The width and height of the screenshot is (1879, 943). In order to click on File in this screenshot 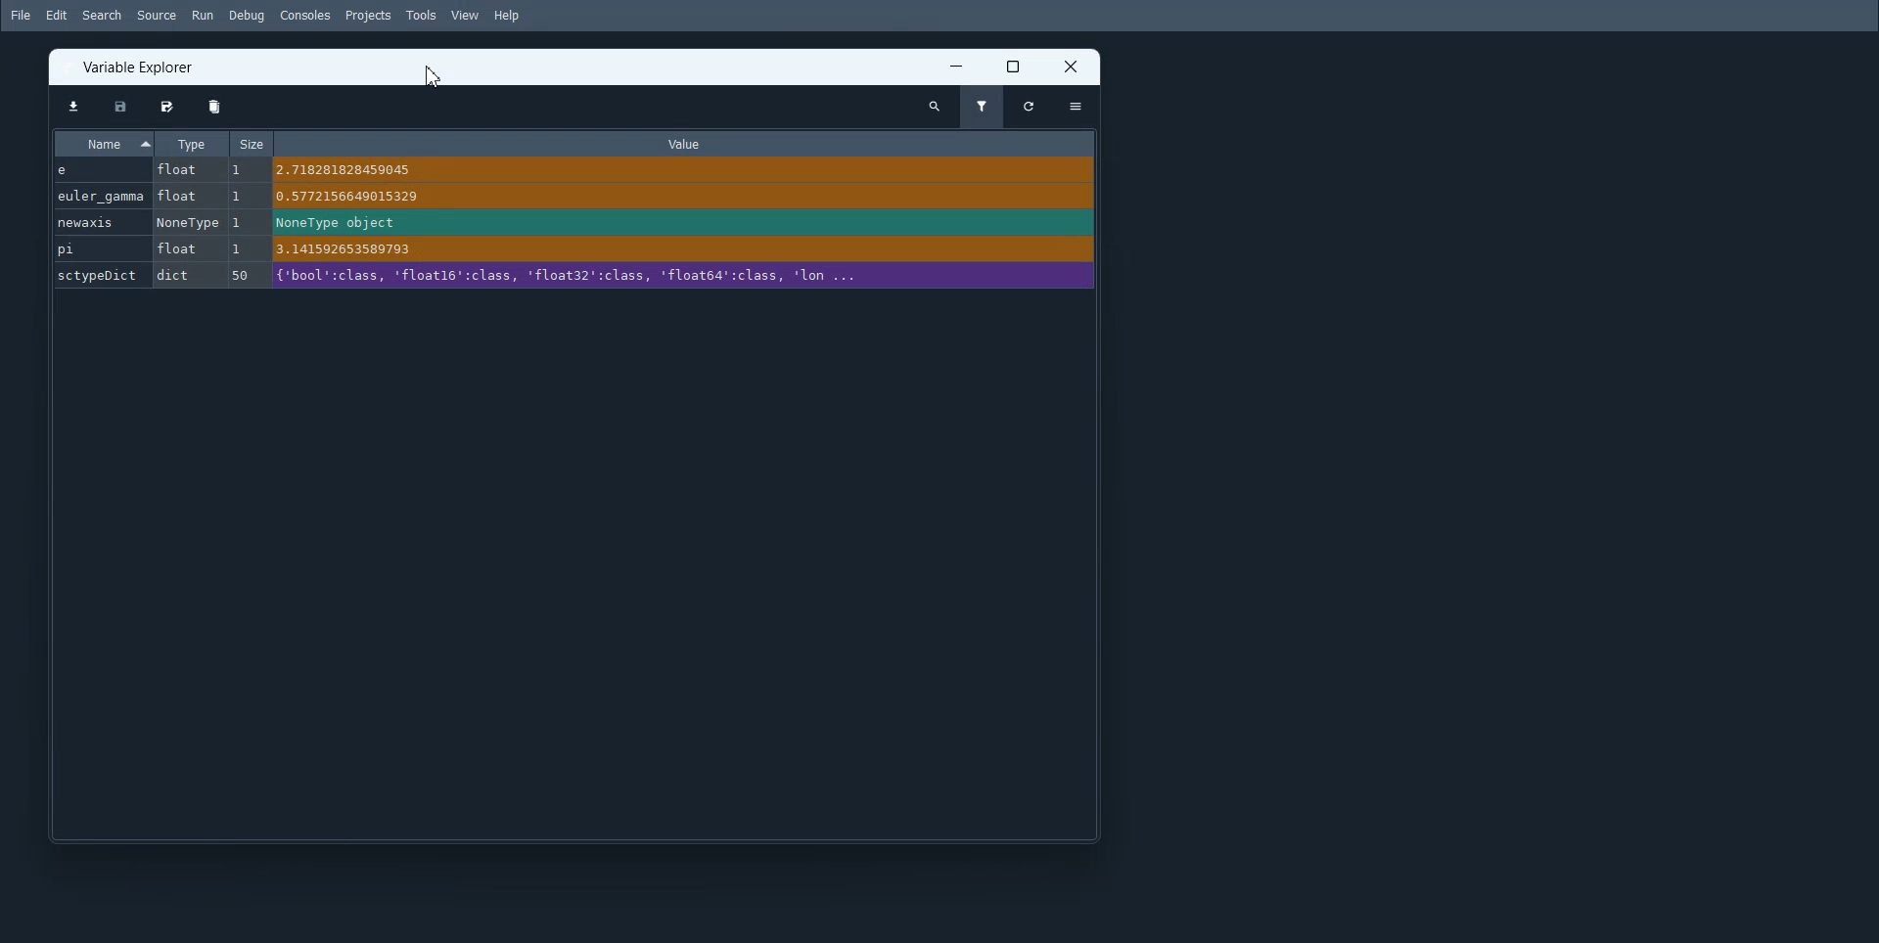, I will do `click(20, 15)`.